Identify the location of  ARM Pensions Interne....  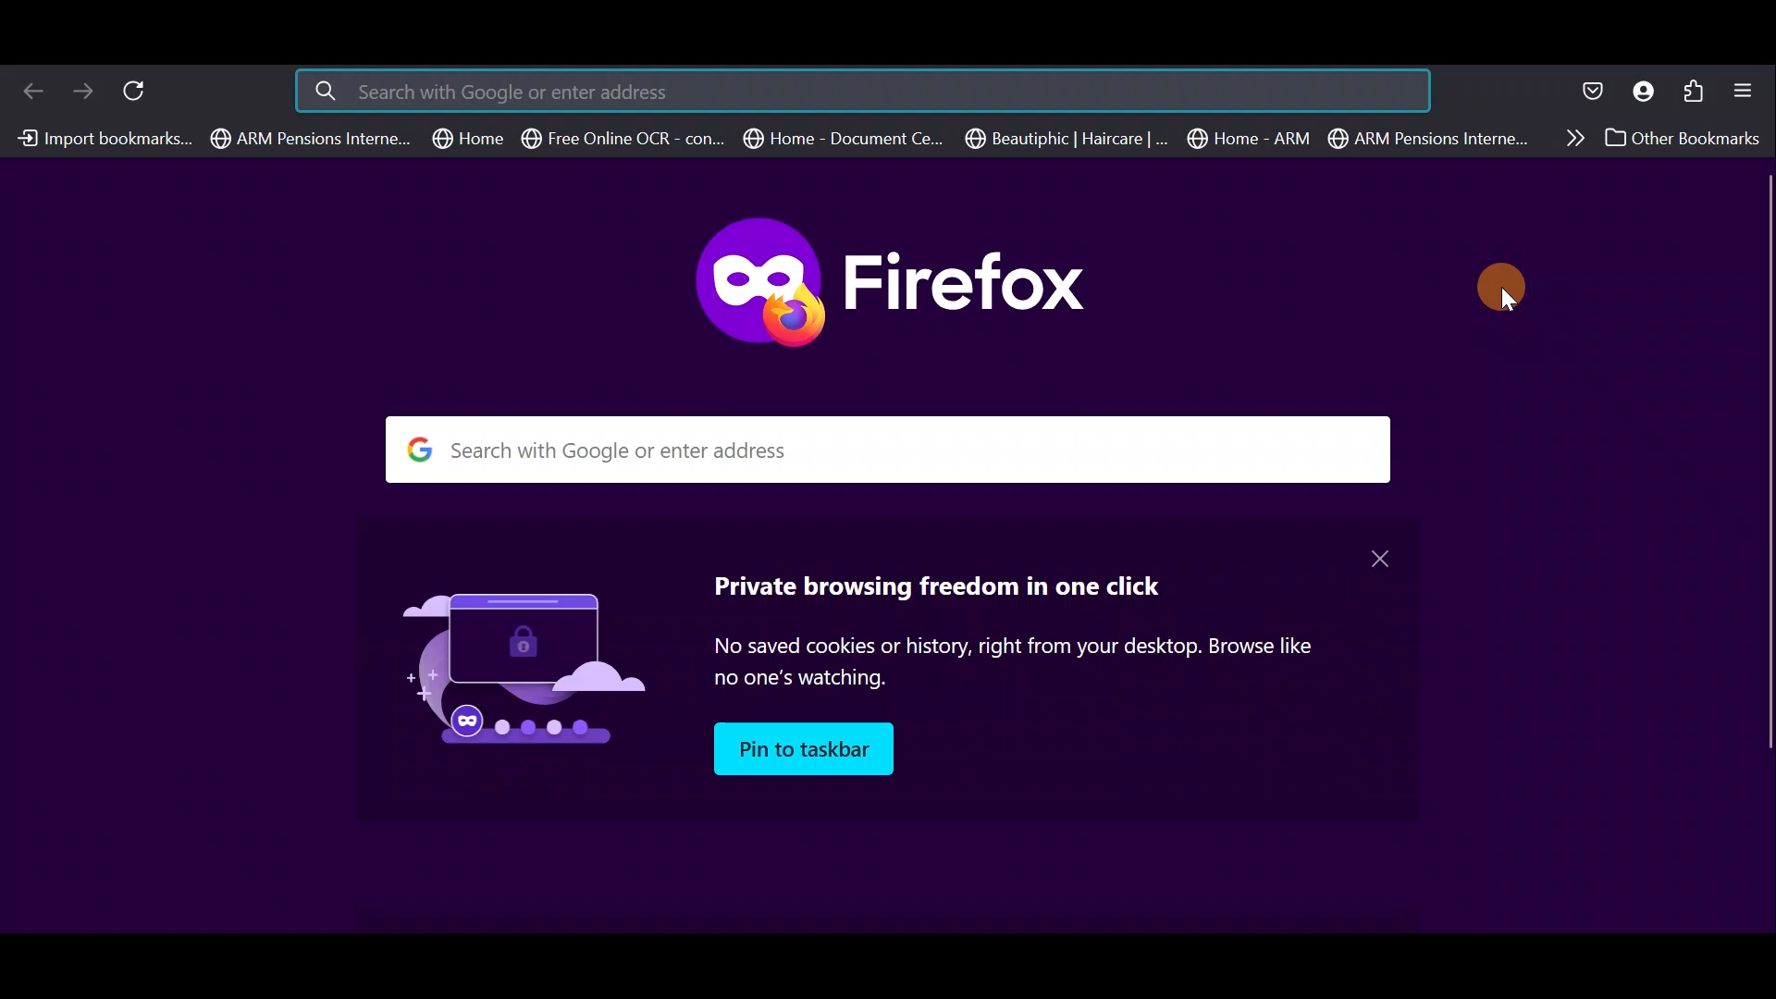
(311, 139).